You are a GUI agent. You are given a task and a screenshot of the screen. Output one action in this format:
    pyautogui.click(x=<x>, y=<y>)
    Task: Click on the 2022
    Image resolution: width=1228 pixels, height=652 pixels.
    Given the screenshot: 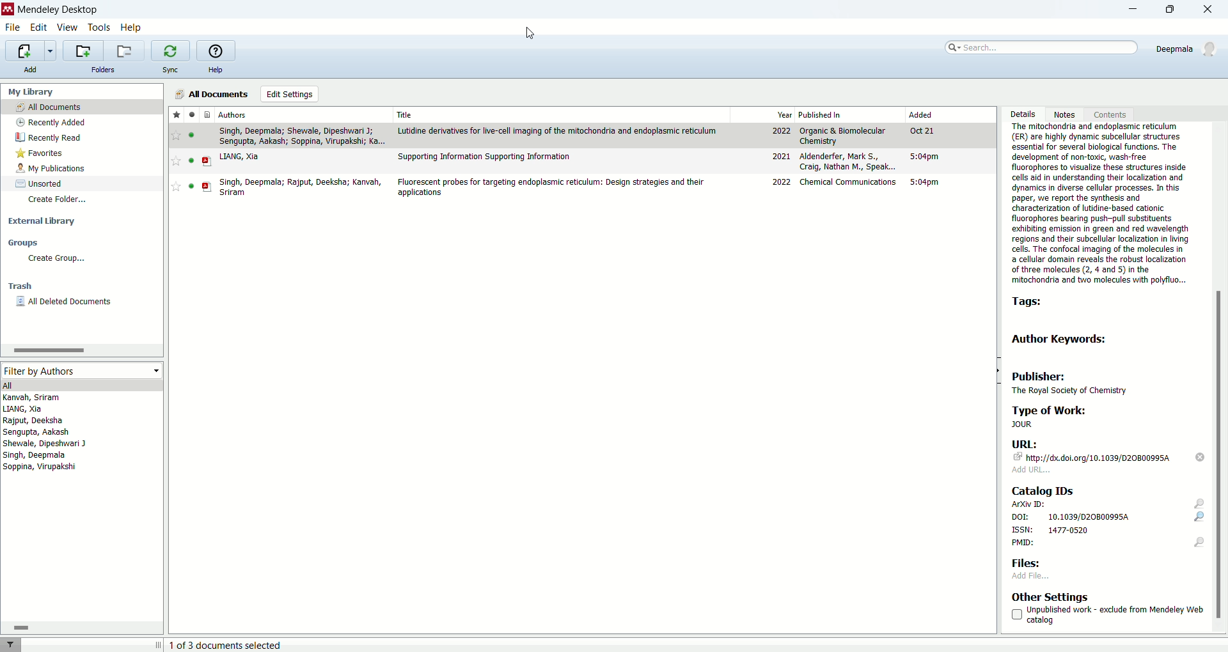 What is the action you would take?
    pyautogui.click(x=782, y=131)
    